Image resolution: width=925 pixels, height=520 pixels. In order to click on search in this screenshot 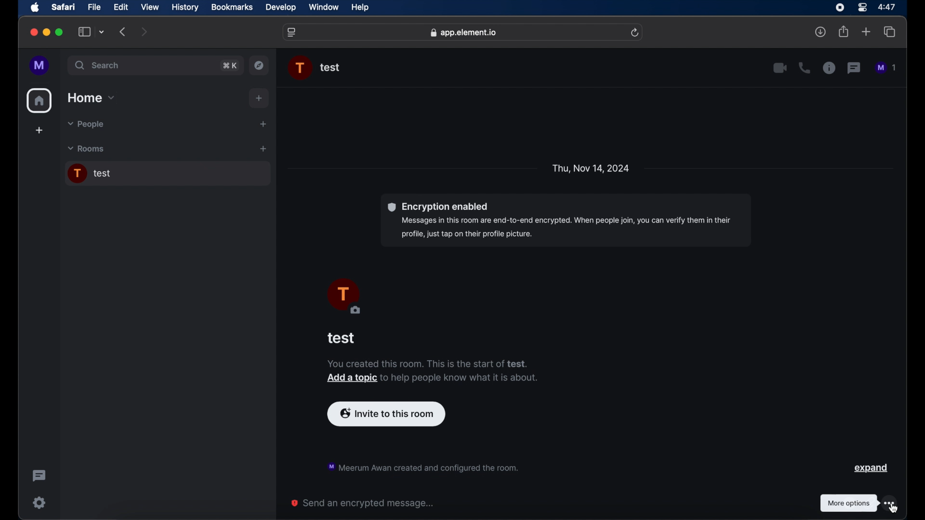, I will do `click(98, 65)`.